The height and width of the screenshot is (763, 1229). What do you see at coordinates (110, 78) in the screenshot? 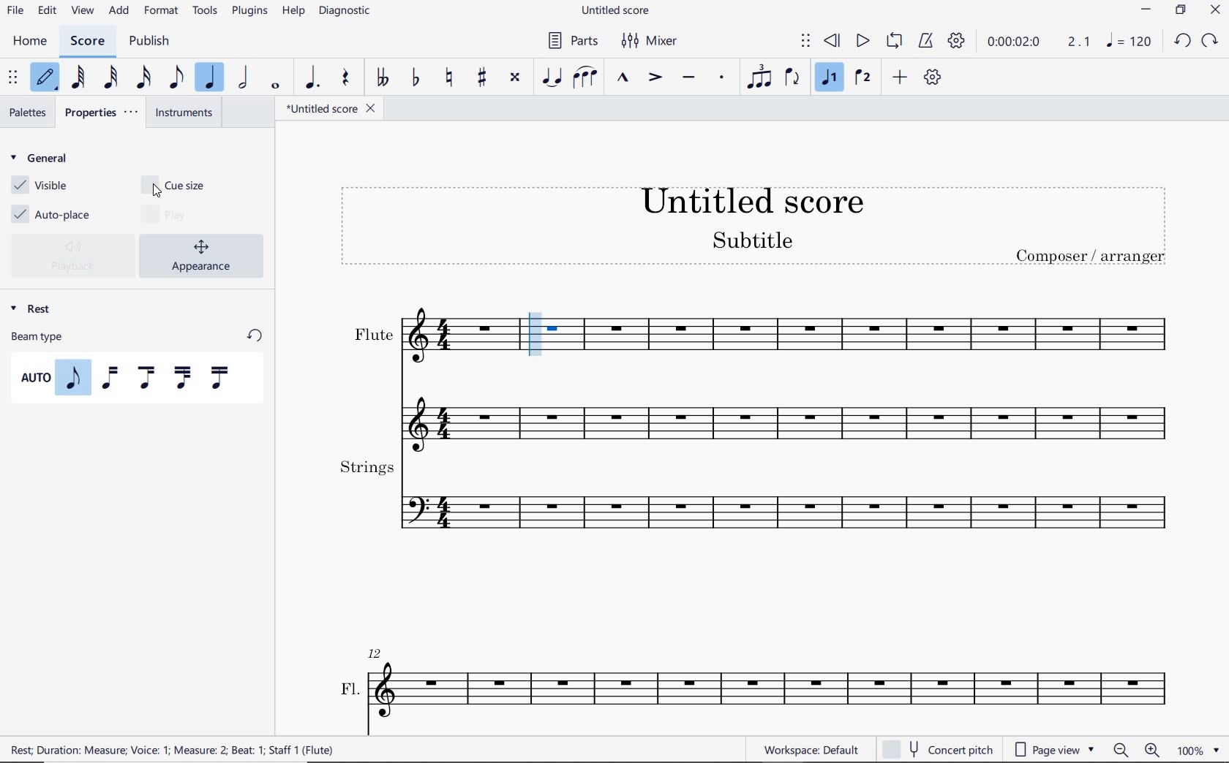
I see `32ND NOTE` at bounding box center [110, 78].